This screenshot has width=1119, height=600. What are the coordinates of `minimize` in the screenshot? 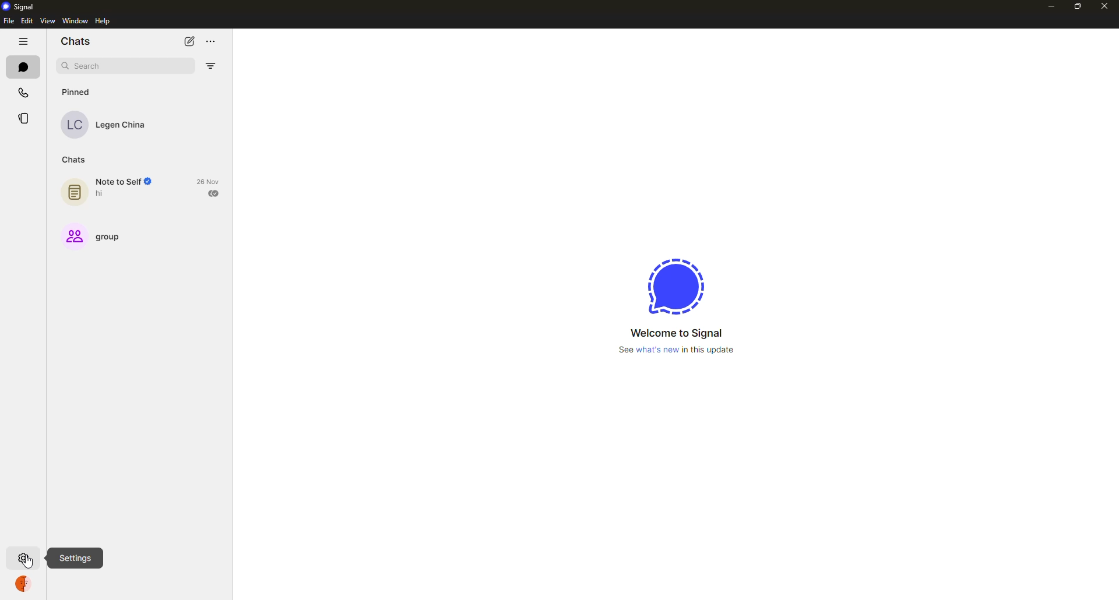 It's located at (1051, 6).